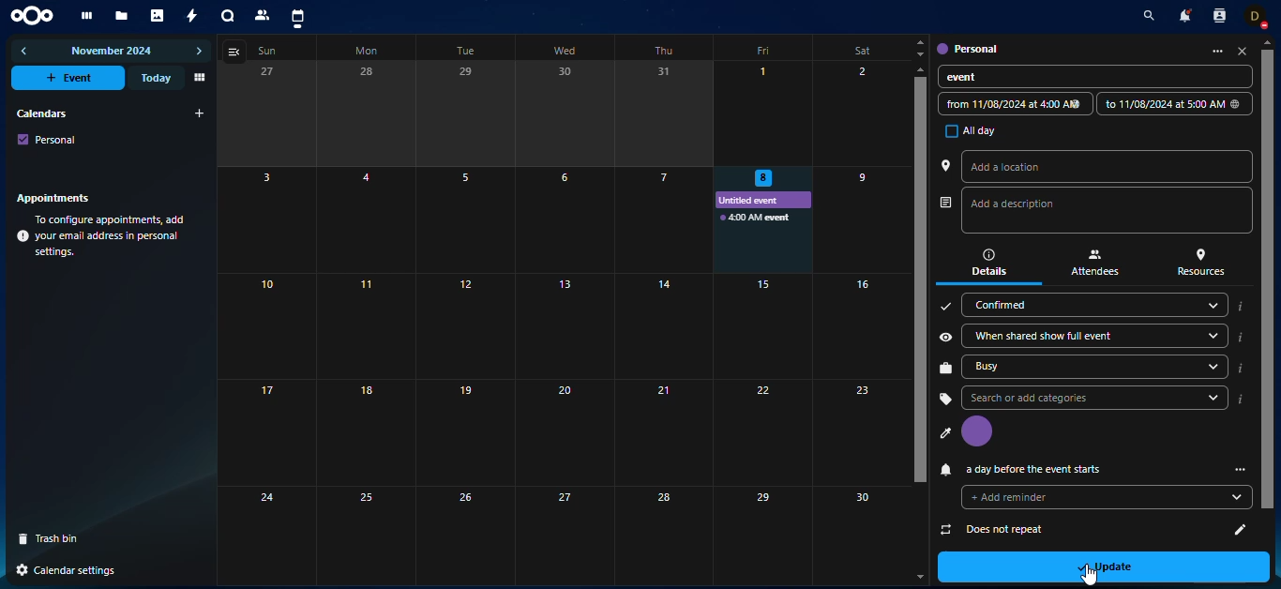  I want to click on 31, so click(665, 113).